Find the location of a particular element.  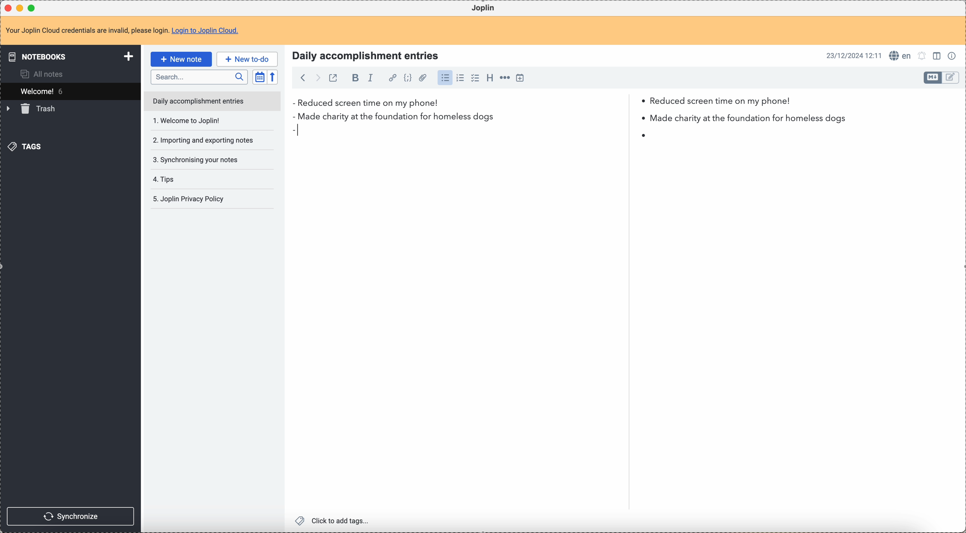

foward is located at coordinates (317, 78).